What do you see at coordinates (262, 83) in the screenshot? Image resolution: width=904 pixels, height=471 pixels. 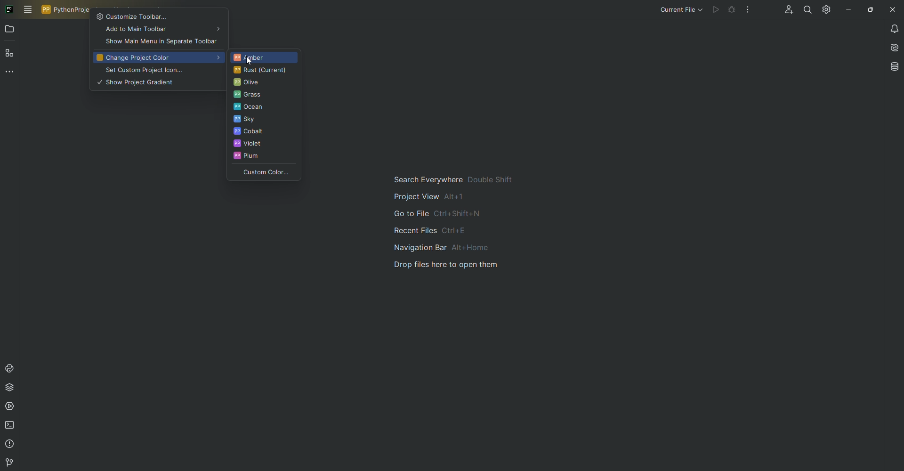 I see `Olive` at bounding box center [262, 83].